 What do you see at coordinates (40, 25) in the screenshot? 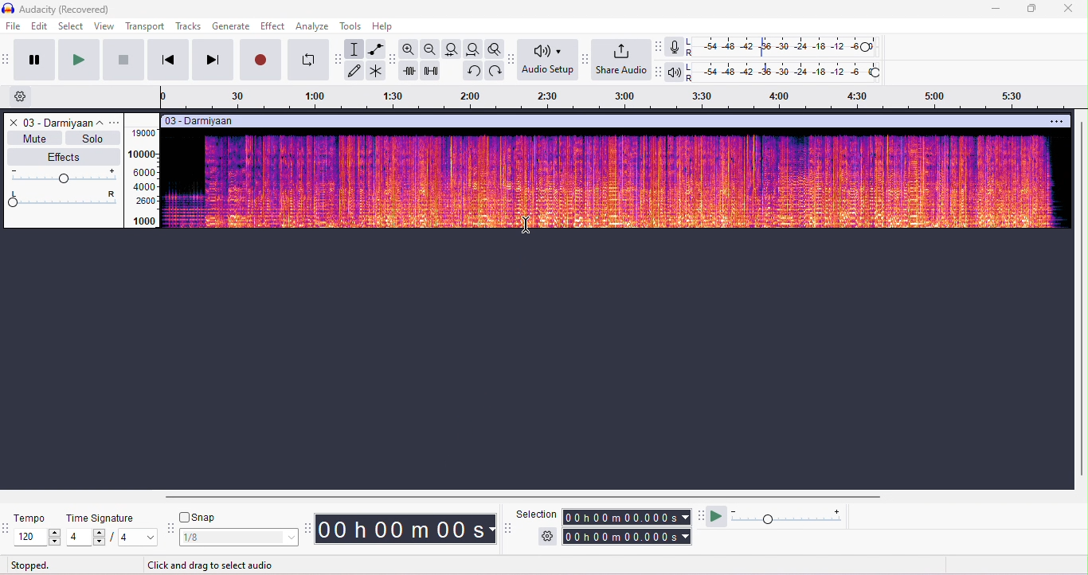
I see `edit` at bounding box center [40, 25].